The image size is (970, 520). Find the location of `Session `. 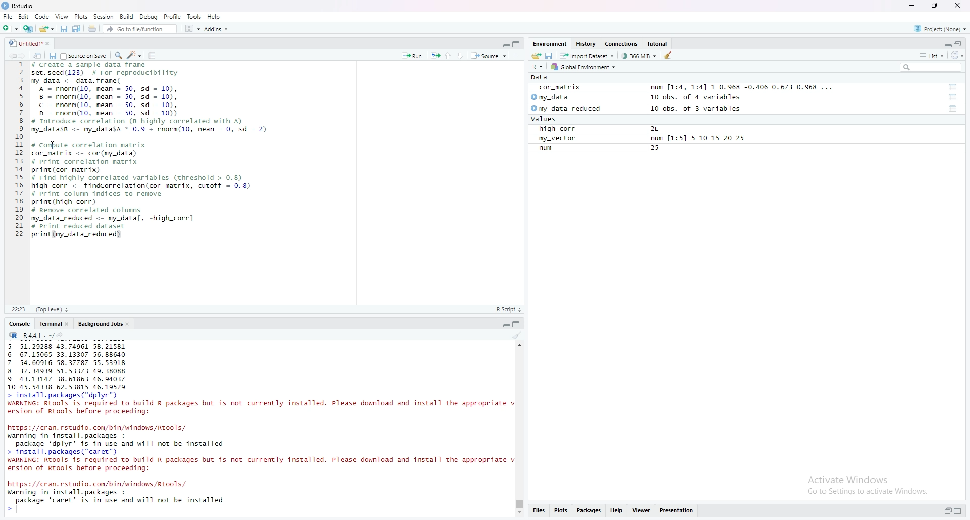

Session  is located at coordinates (104, 17).